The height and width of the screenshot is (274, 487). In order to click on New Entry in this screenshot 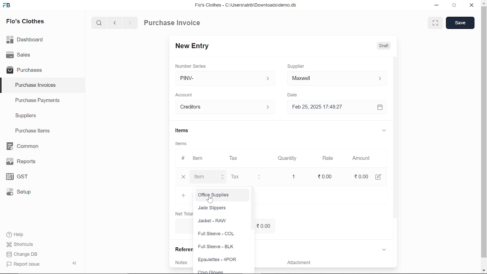, I will do `click(193, 45)`.